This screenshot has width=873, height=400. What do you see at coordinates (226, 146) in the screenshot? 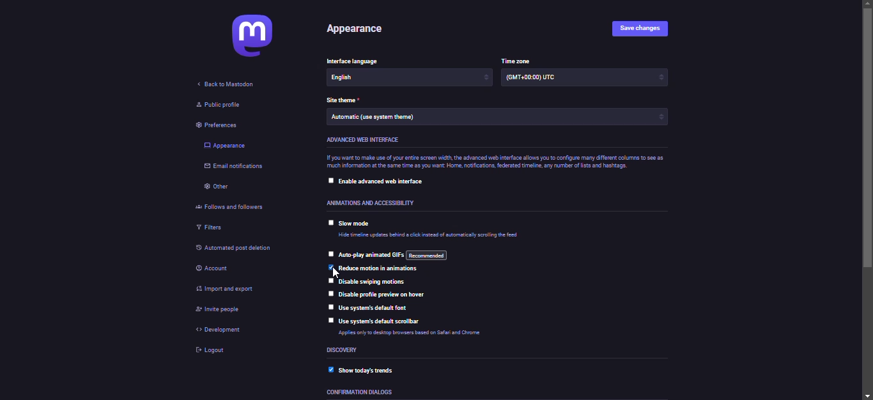
I see `appearance` at bounding box center [226, 146].